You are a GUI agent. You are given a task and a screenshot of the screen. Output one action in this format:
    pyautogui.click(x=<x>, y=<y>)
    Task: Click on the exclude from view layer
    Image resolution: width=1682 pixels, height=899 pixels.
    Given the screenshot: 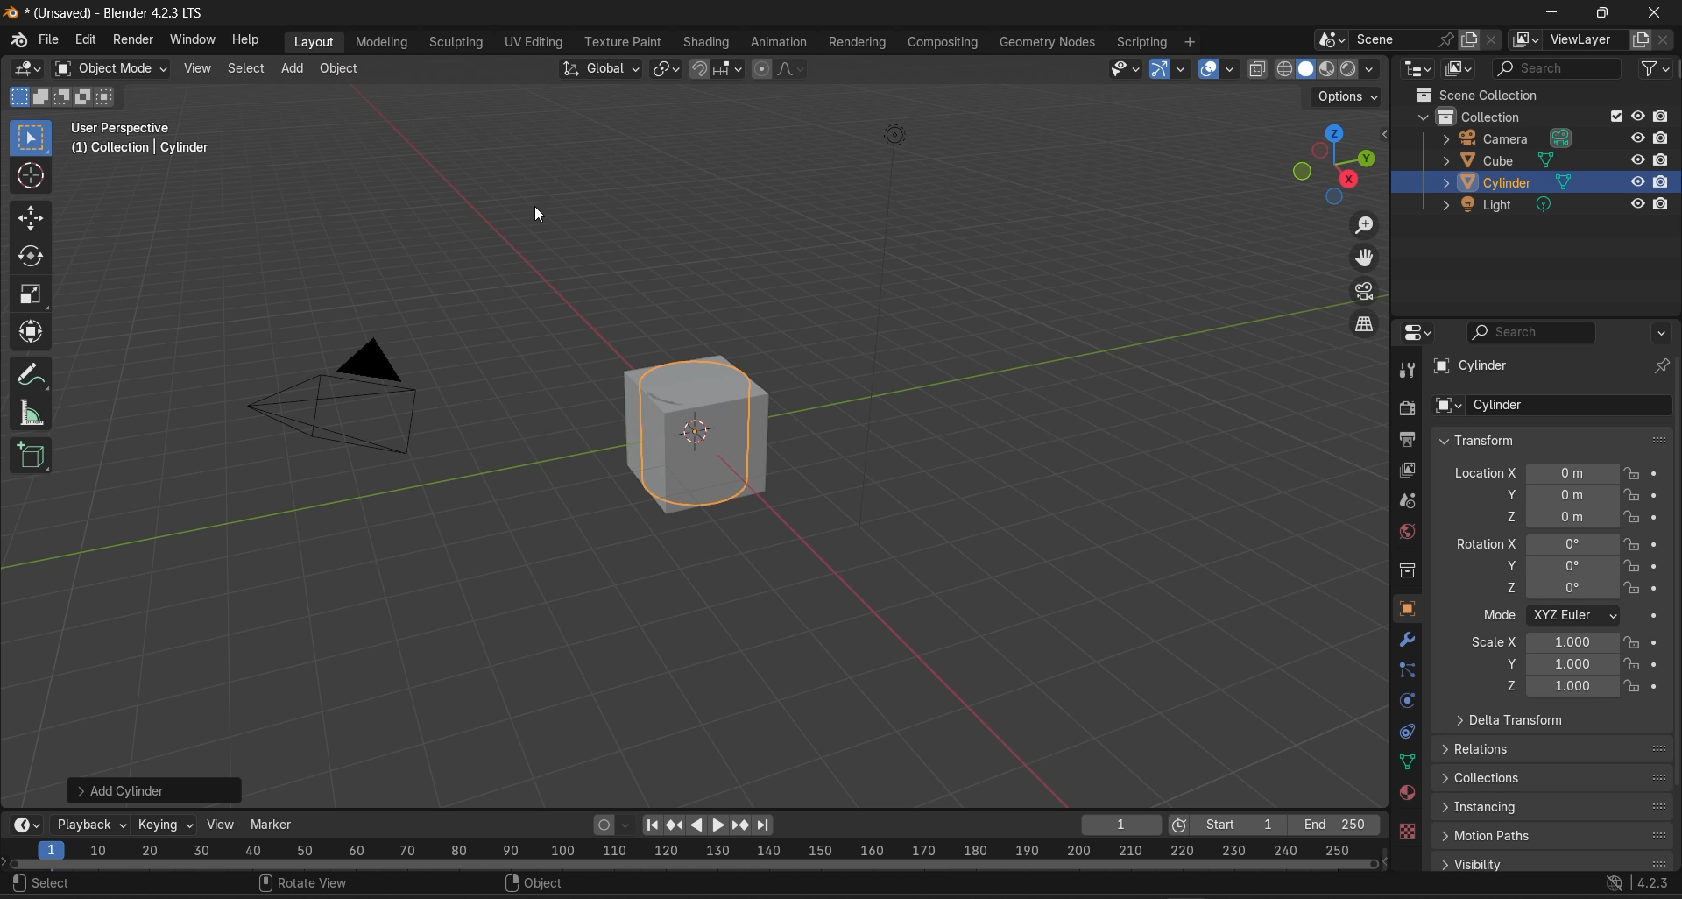 What is the action you would take?
    pyautogui.click(x=1615, y=117)
    